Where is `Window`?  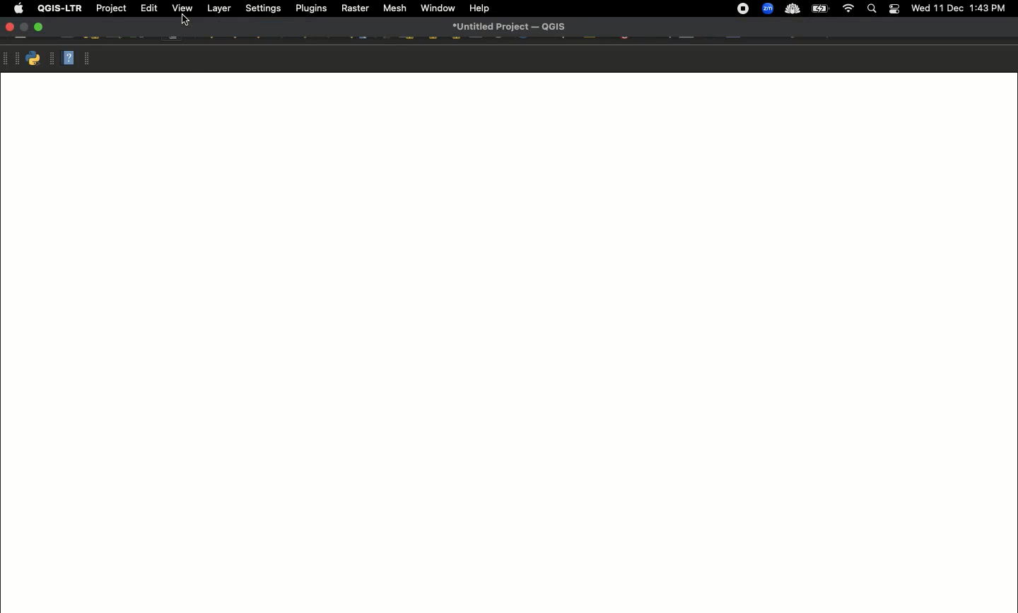 Window is located at coordinates (438, 8).